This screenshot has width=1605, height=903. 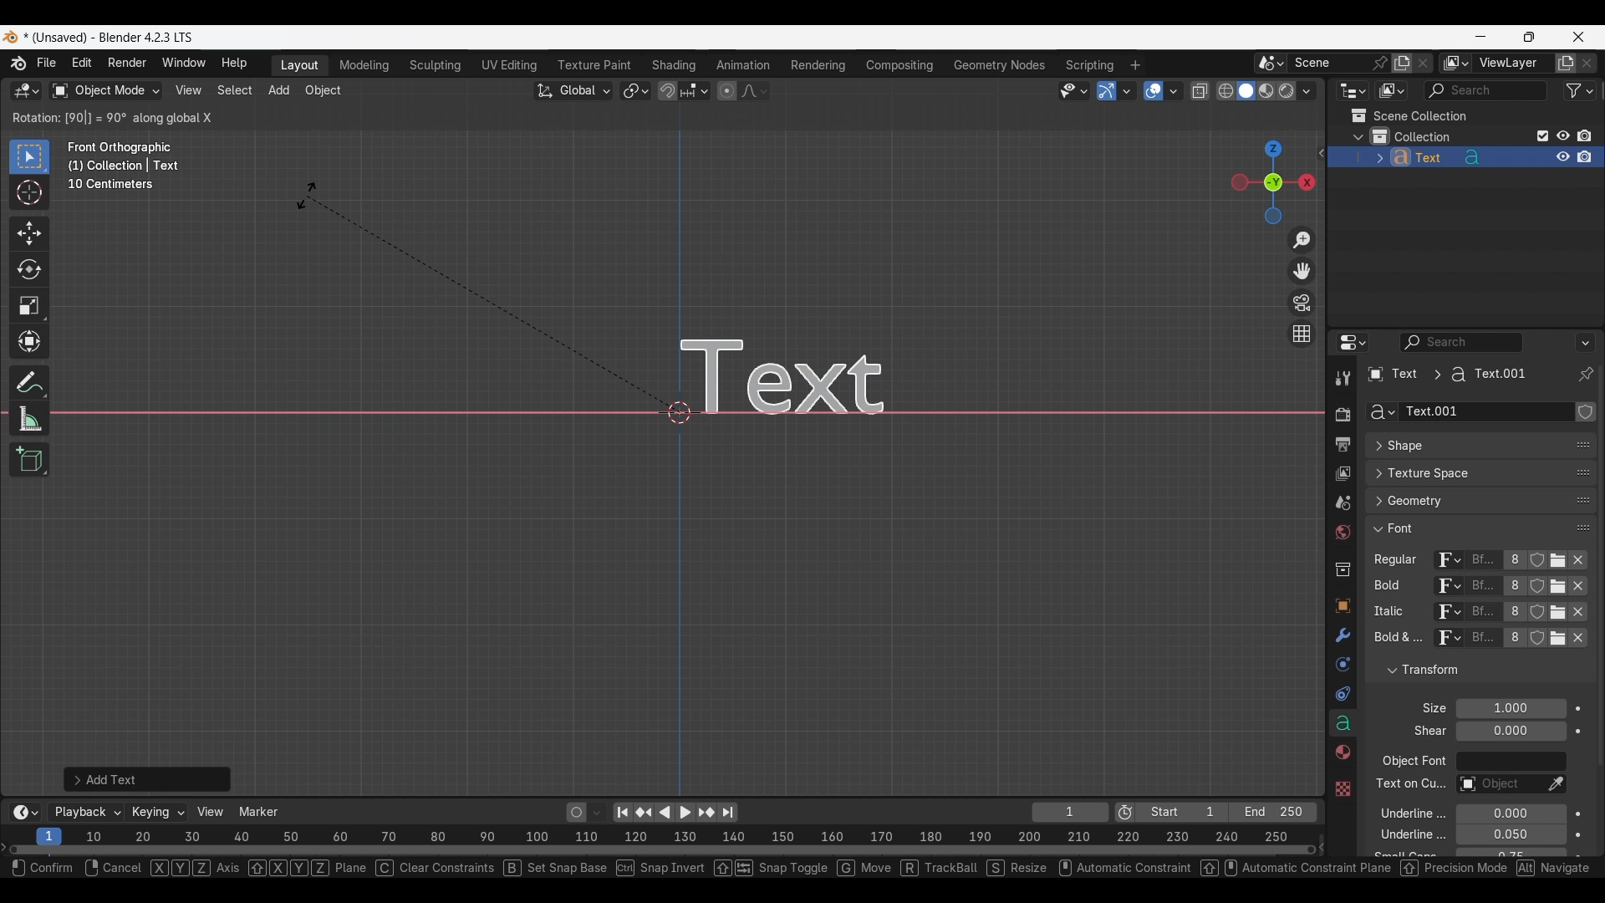 What do you see at coordinates (1511, 835) in the screenshot?
I see `Underline Thickness` at bounding box center [1511, 835].